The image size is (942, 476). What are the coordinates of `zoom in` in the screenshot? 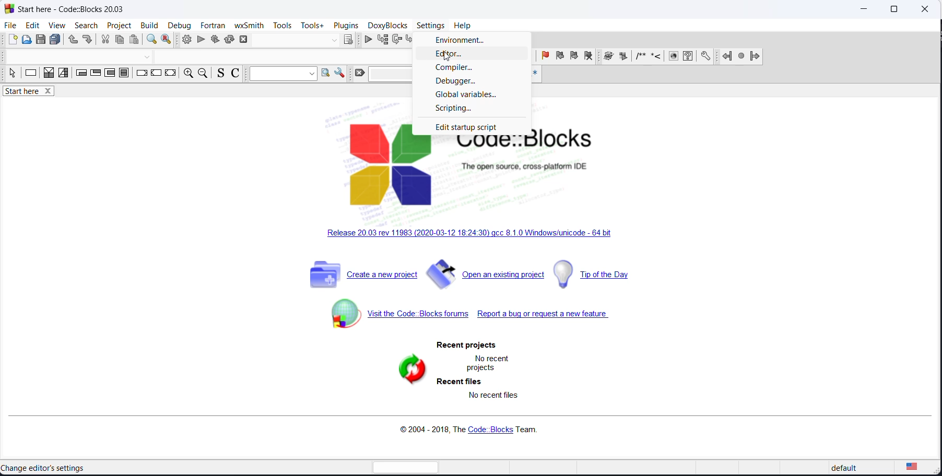 It's located at (186, 74).